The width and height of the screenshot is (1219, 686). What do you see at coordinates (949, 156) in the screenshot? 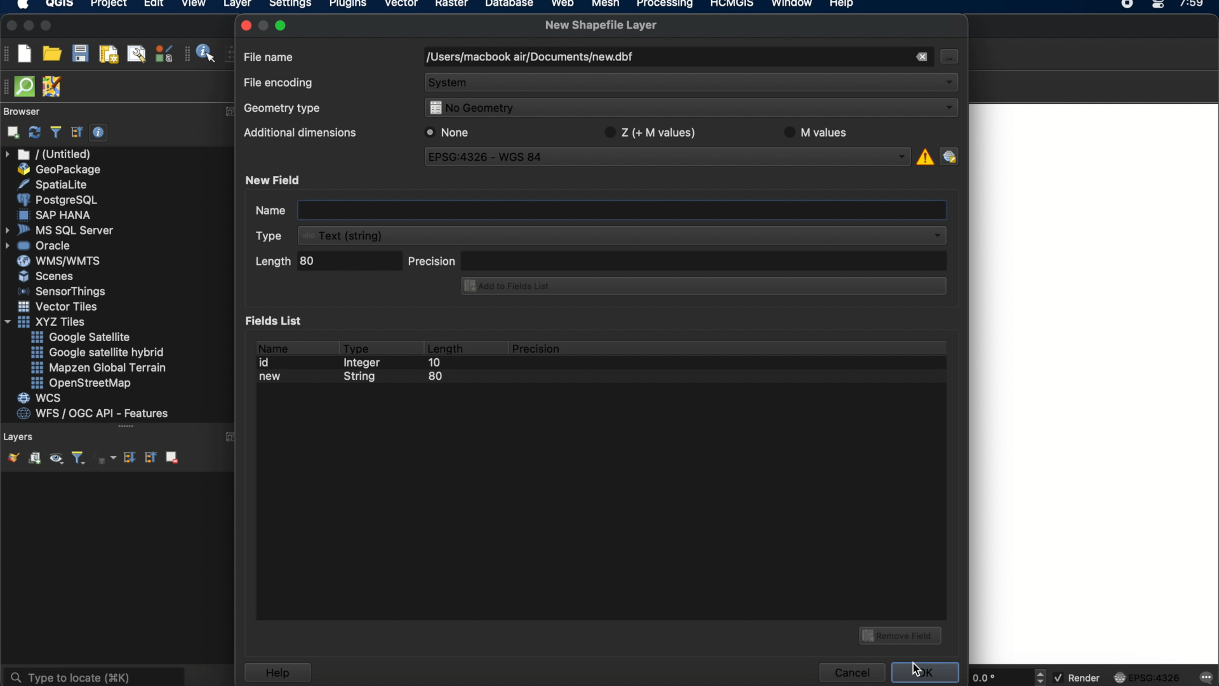
I see `select crs` at bounding box center [949, 156].